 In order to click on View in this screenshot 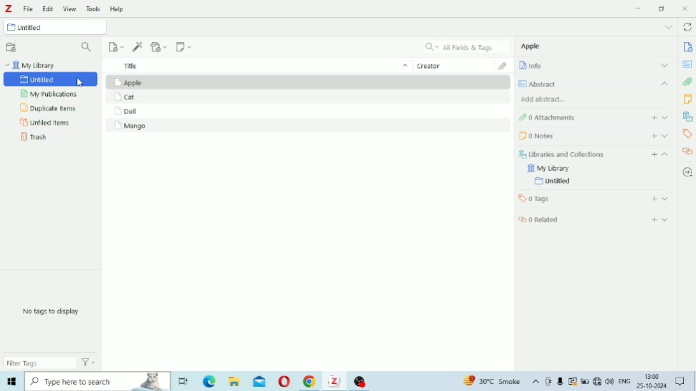, I will do `click(69, 8)`.